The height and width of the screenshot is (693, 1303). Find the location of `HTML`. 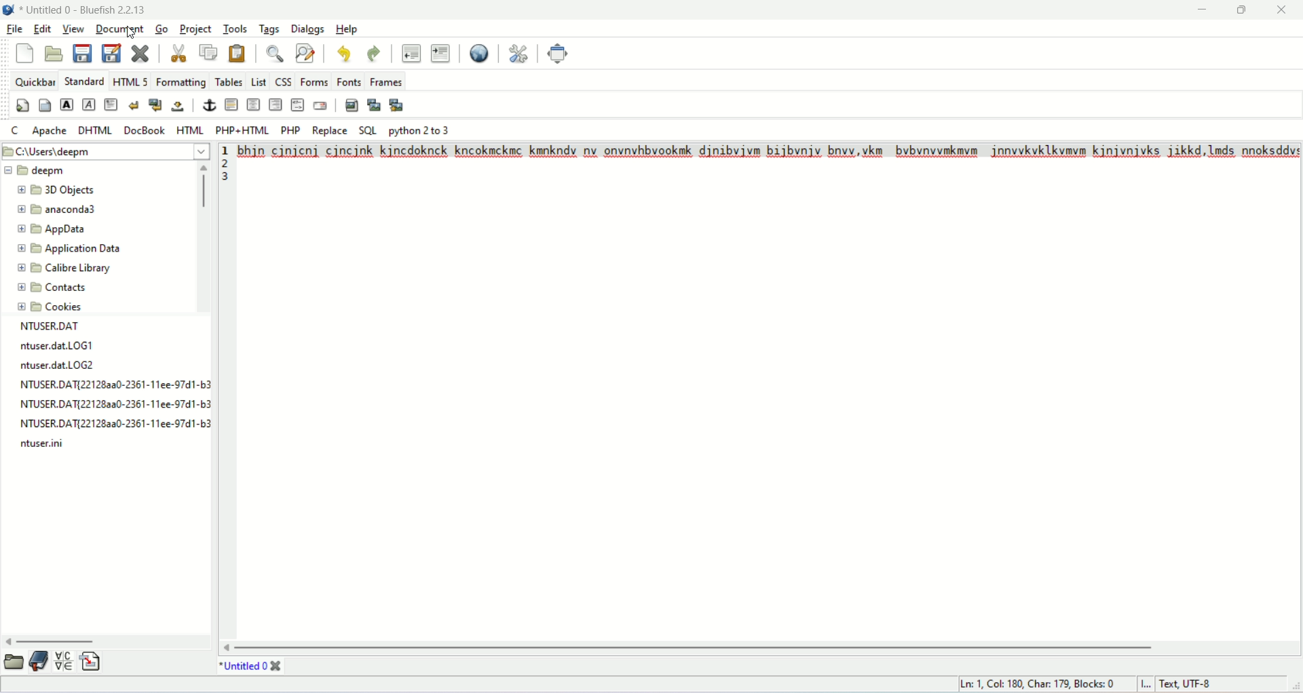

HTML is located at coordinates (190, 131).